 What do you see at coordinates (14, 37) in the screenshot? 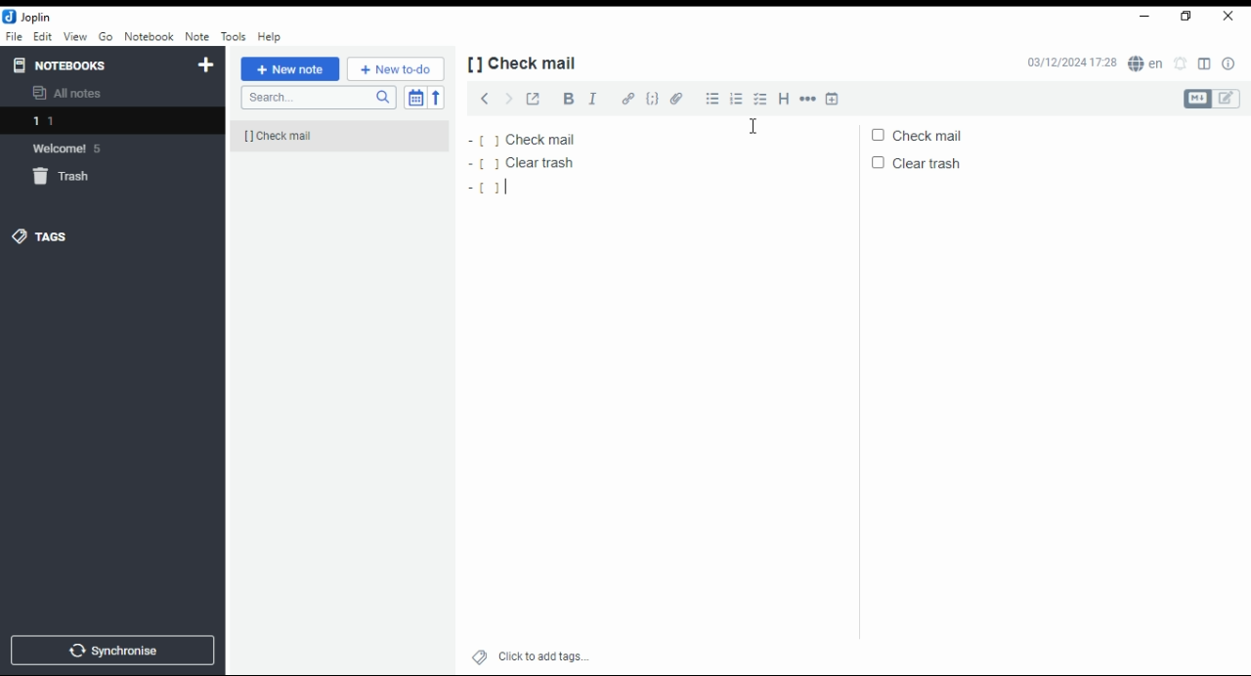
I see `file` at bounding box center [14, 37].